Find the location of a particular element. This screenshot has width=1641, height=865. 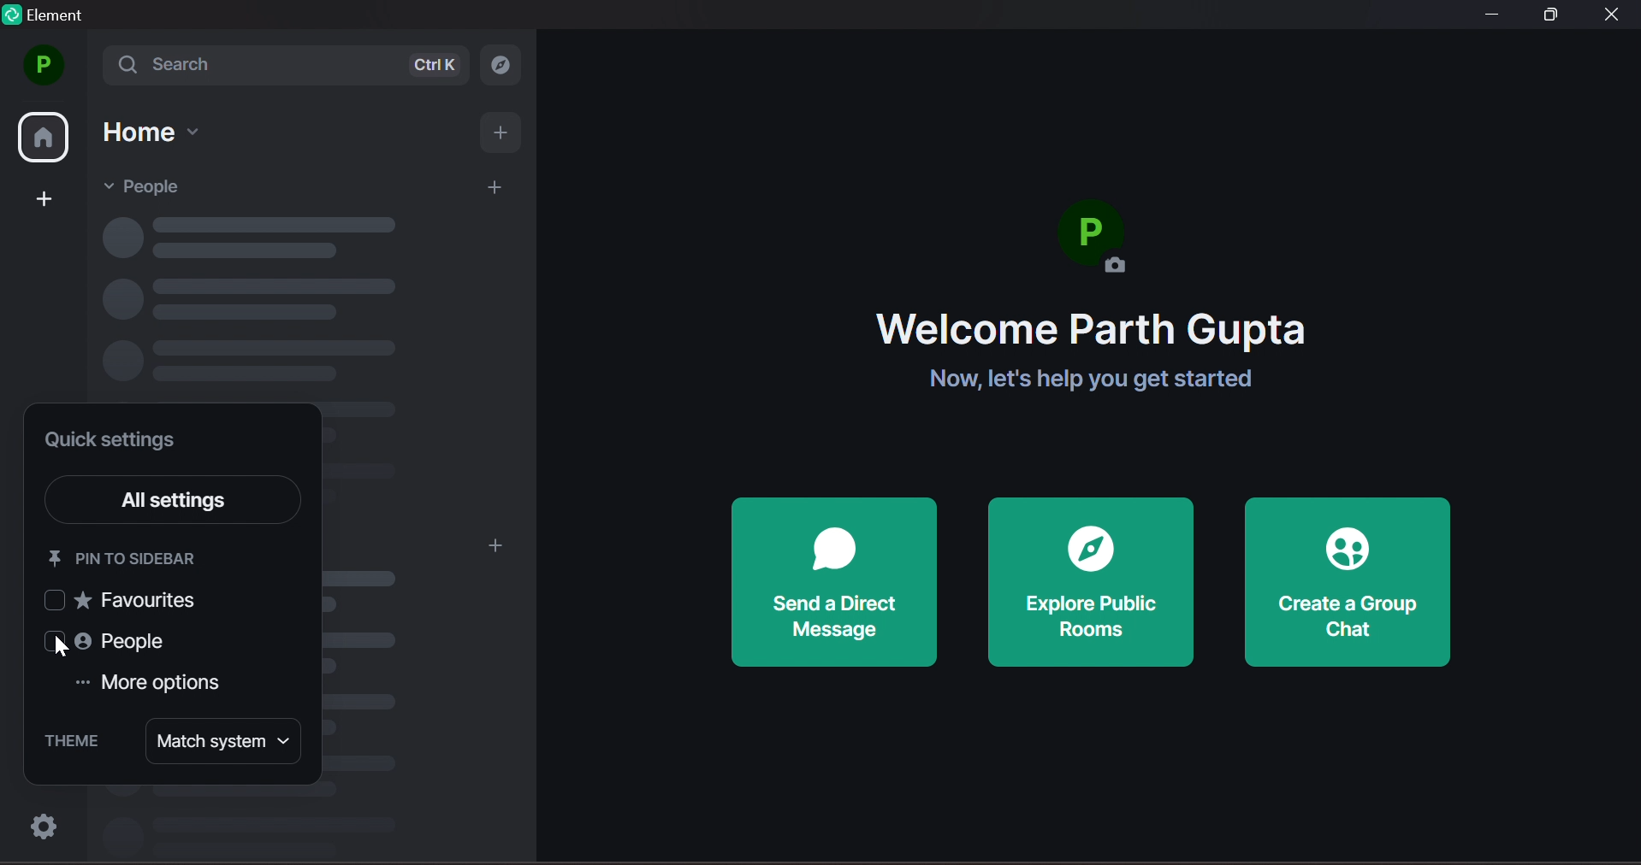

more options is located at coordinates (163, 685).